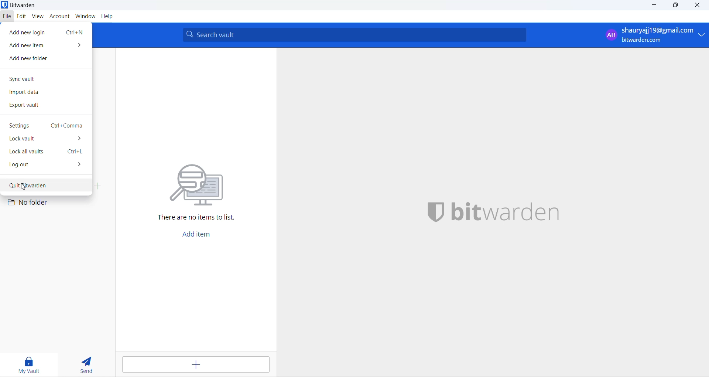 The width and height of the screenshot is (709, 377). What do you see at coordinates (25, 188) in the screenshot?
I see `cursor` at bounding box center [25, 188].